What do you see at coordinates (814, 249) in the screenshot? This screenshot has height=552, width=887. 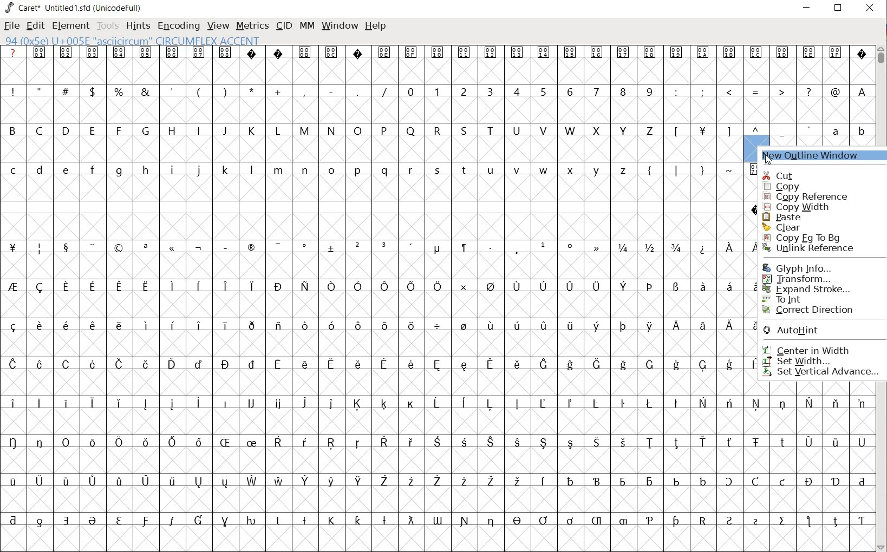 I see `unlink reference` at bounding box center [814, 249].